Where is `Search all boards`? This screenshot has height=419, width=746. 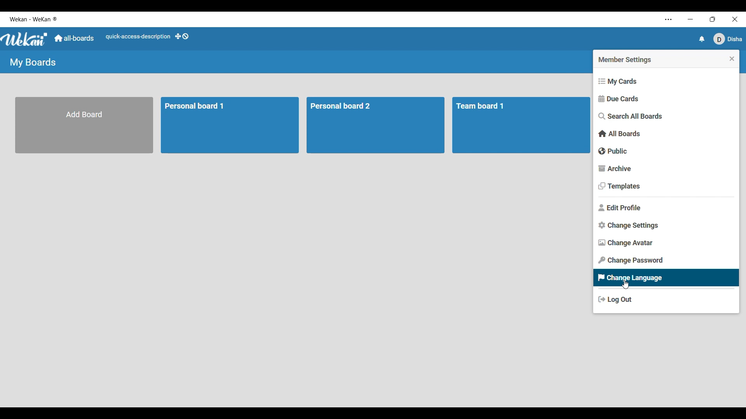 Search all boards is located at coordinates (666, 116).